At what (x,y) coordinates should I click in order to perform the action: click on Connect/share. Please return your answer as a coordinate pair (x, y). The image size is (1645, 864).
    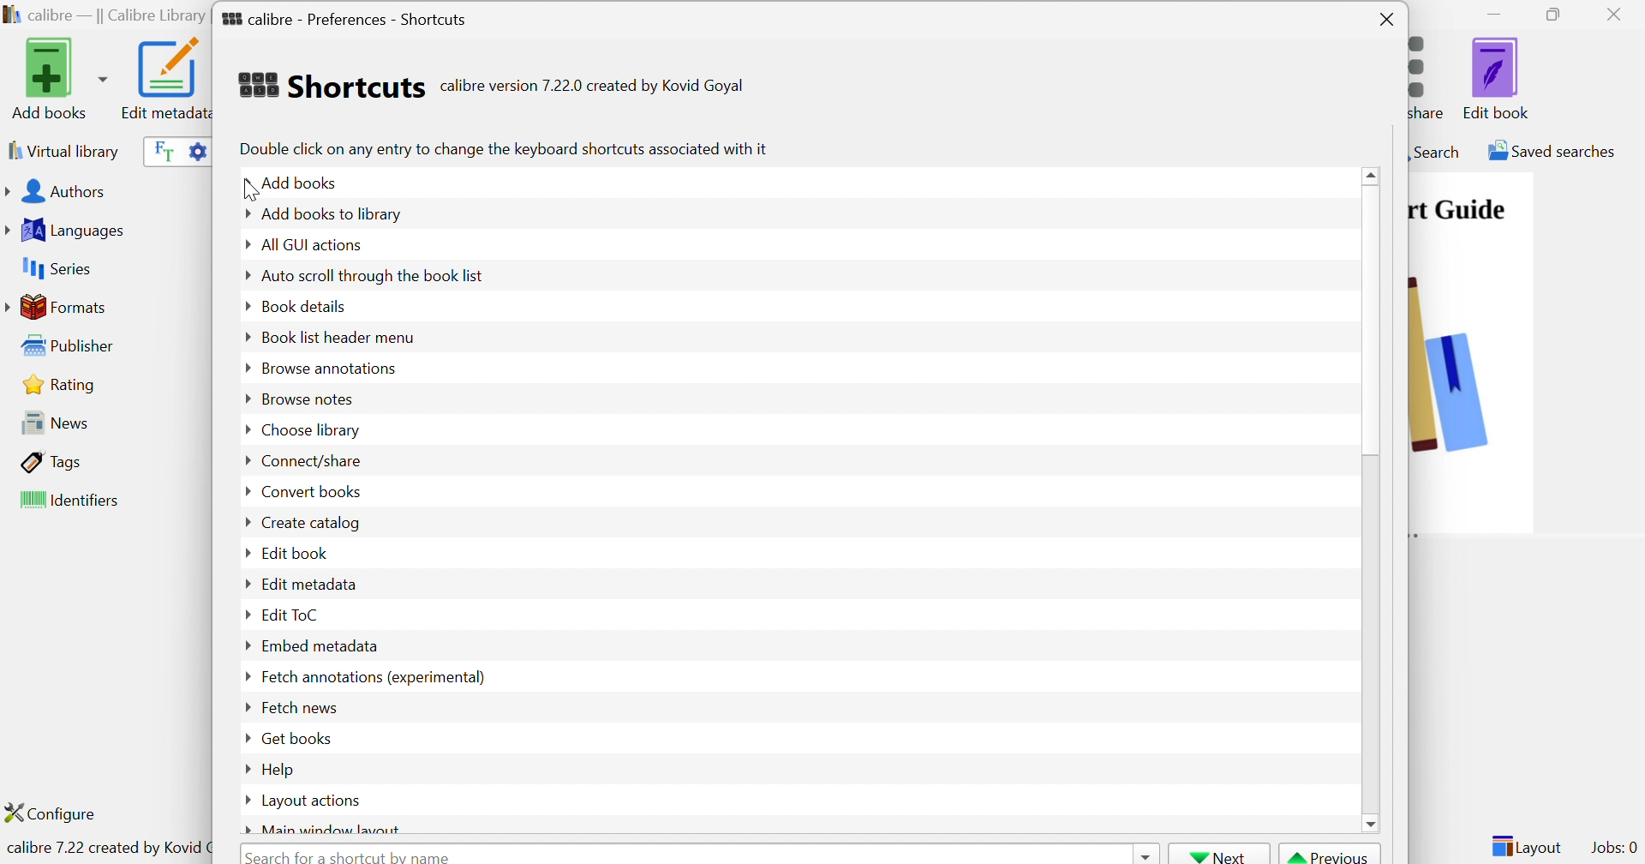
    Looking at the image, I should click on (312, 462).